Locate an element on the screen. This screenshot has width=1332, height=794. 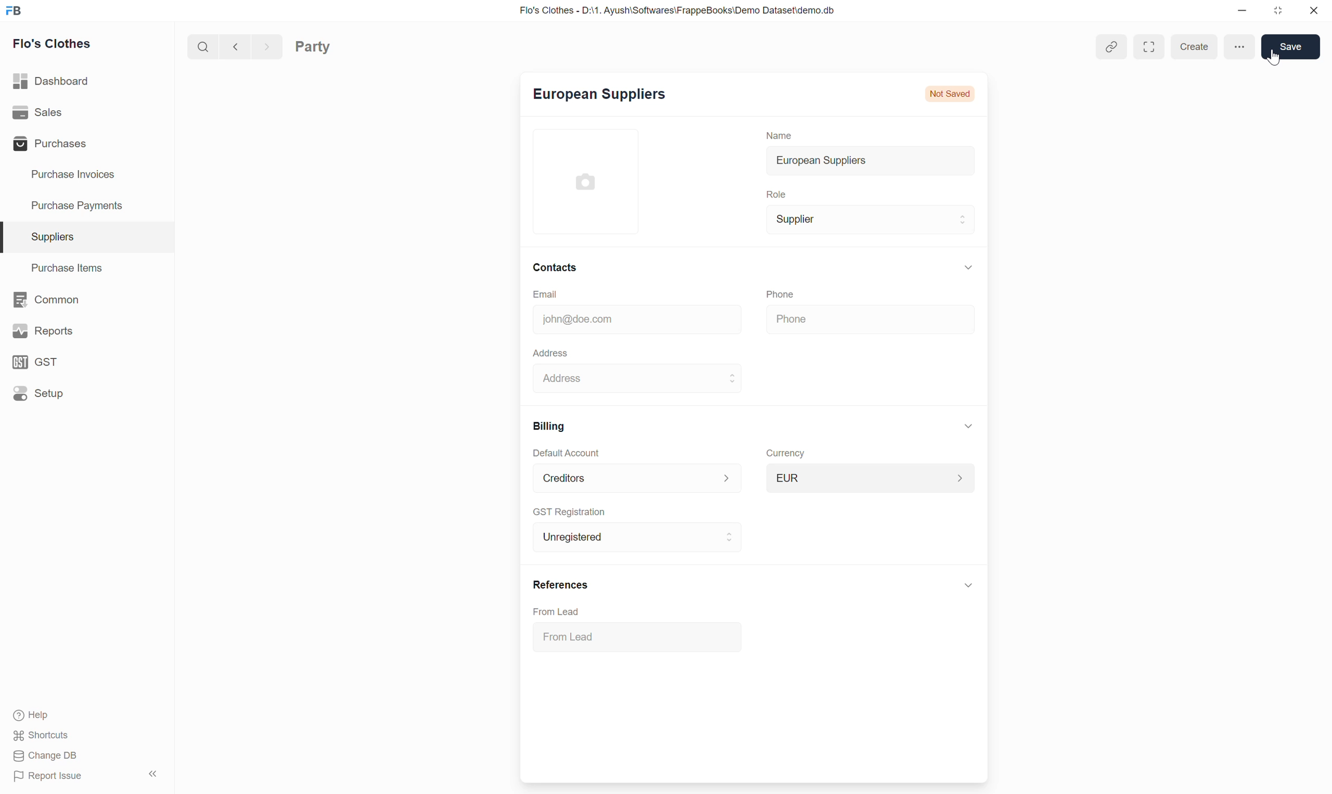
go back is located at coordinates (232, 45).